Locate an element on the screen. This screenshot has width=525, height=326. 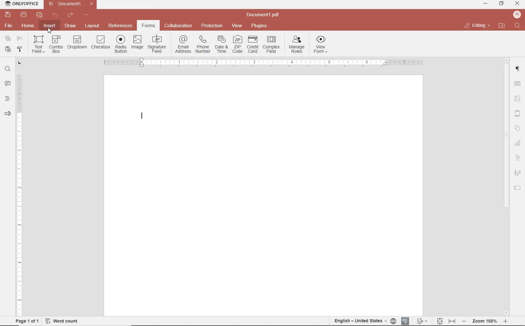
comments is located at coordinates (7, 84).